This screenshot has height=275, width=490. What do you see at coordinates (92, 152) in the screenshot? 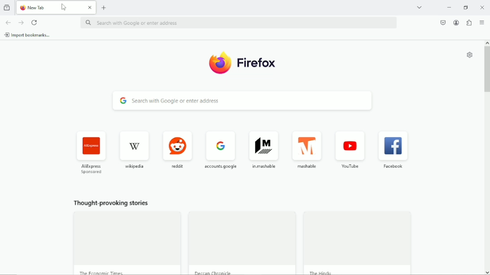
I see `AliExpress` at bounding box center [92, 152].